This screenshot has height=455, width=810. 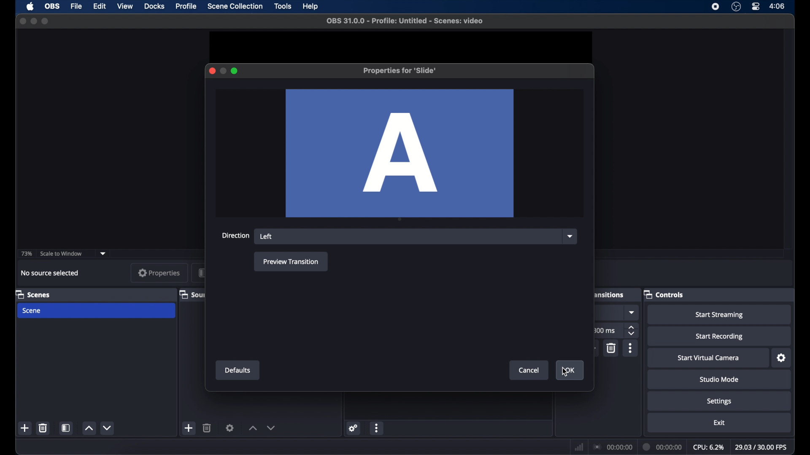 What do you see at coordinates (762, 447) in the screenshot?
I see `fps` at bounding box center [762, 447].